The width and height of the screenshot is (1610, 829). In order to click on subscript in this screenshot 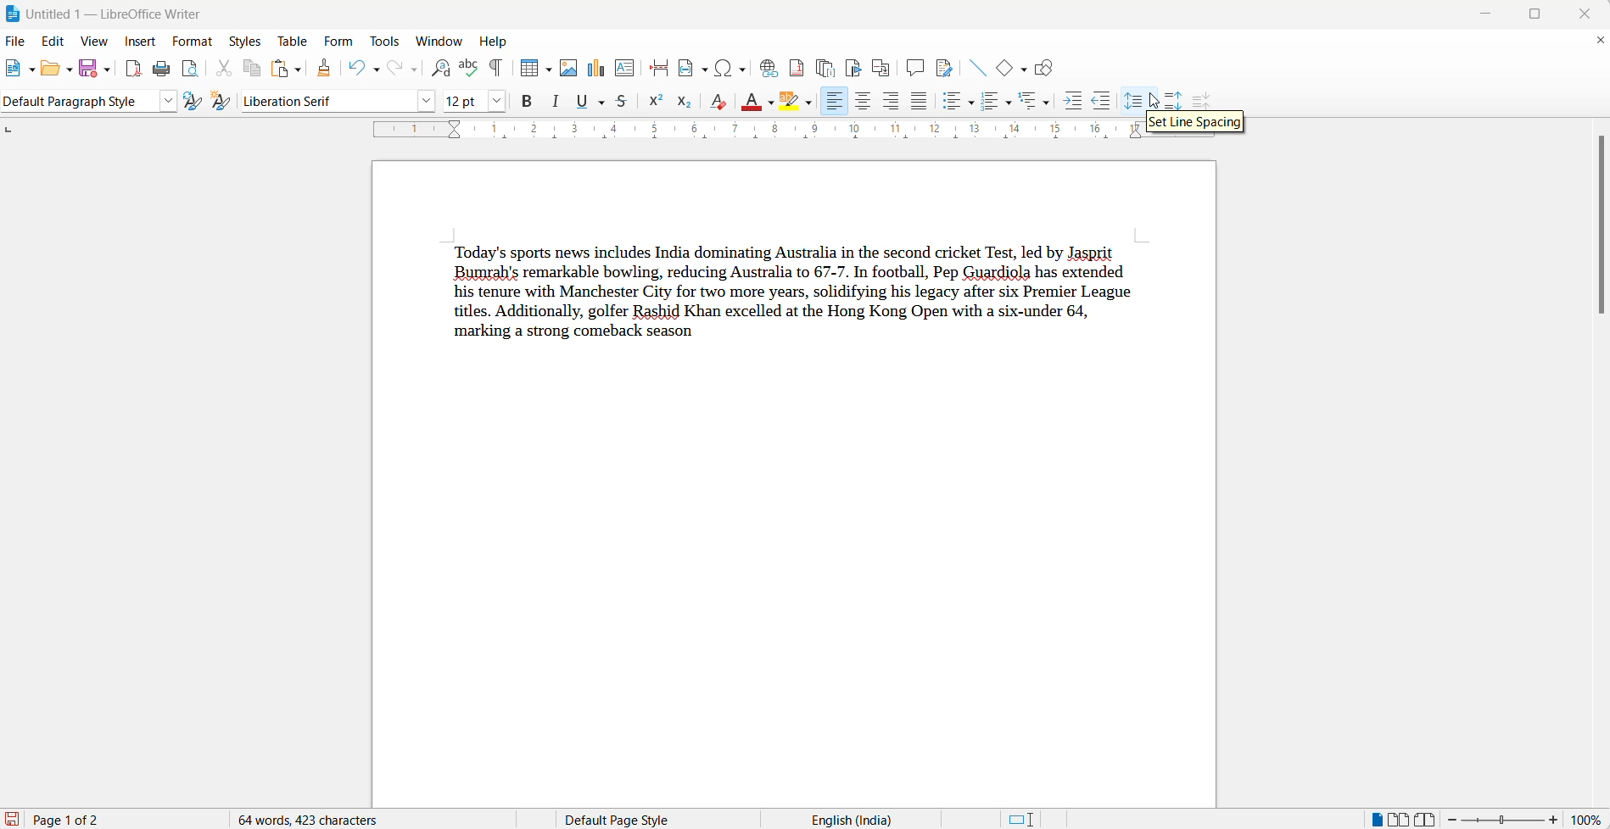, I will do `click(688, 100)`.